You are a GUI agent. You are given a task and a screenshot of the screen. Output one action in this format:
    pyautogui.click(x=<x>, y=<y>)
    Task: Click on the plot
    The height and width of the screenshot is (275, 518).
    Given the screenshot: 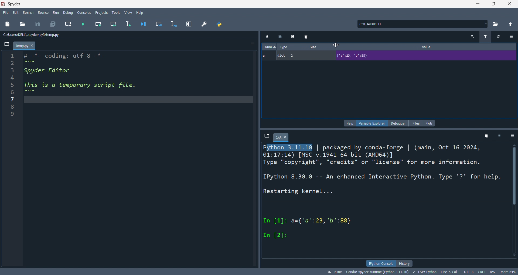 What is the action you would take?
    pyautogui.click(x=430, y=123)
    